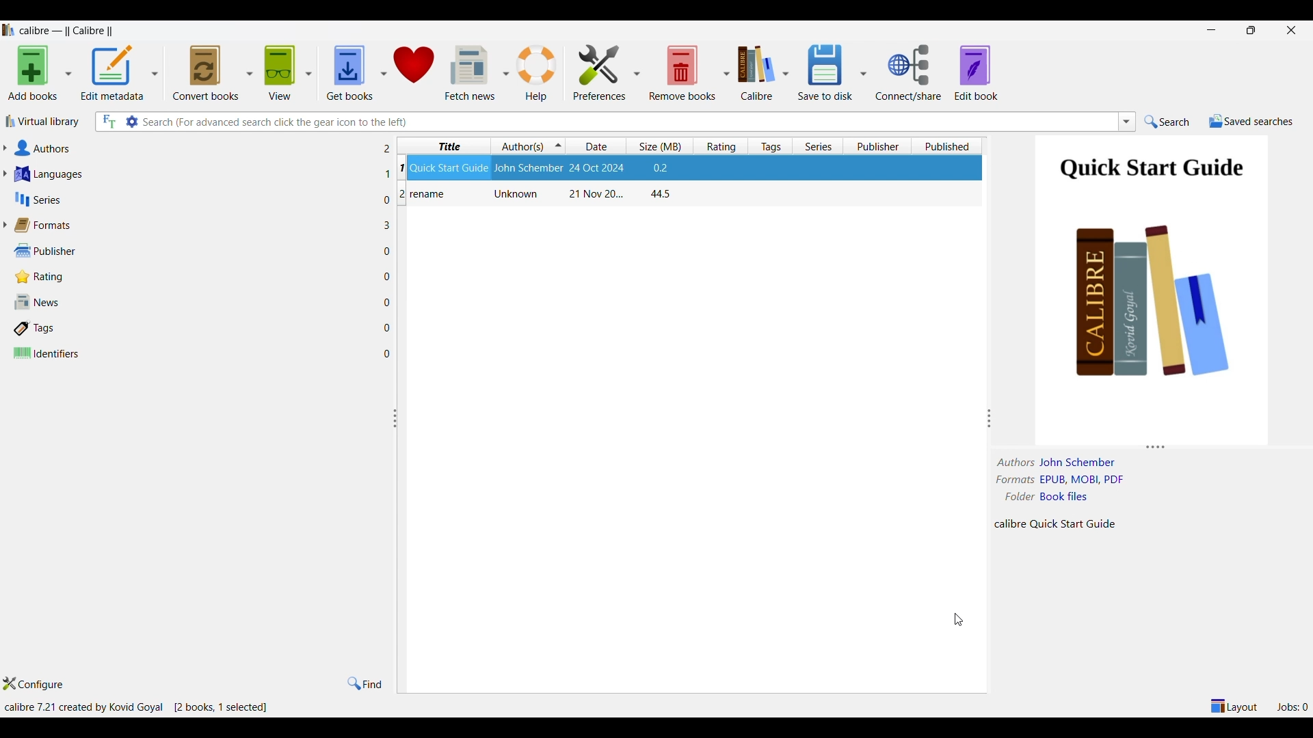 This screenshot has width=1313, height=738. What do you see at coordinates (910, 72) in the screenshot?
I see `Connect/Share` at bounding box center [910, 72].